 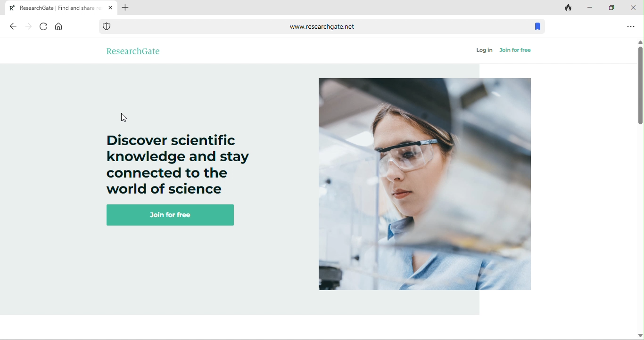 I want to click on track tab, so click(x=564, y=7).